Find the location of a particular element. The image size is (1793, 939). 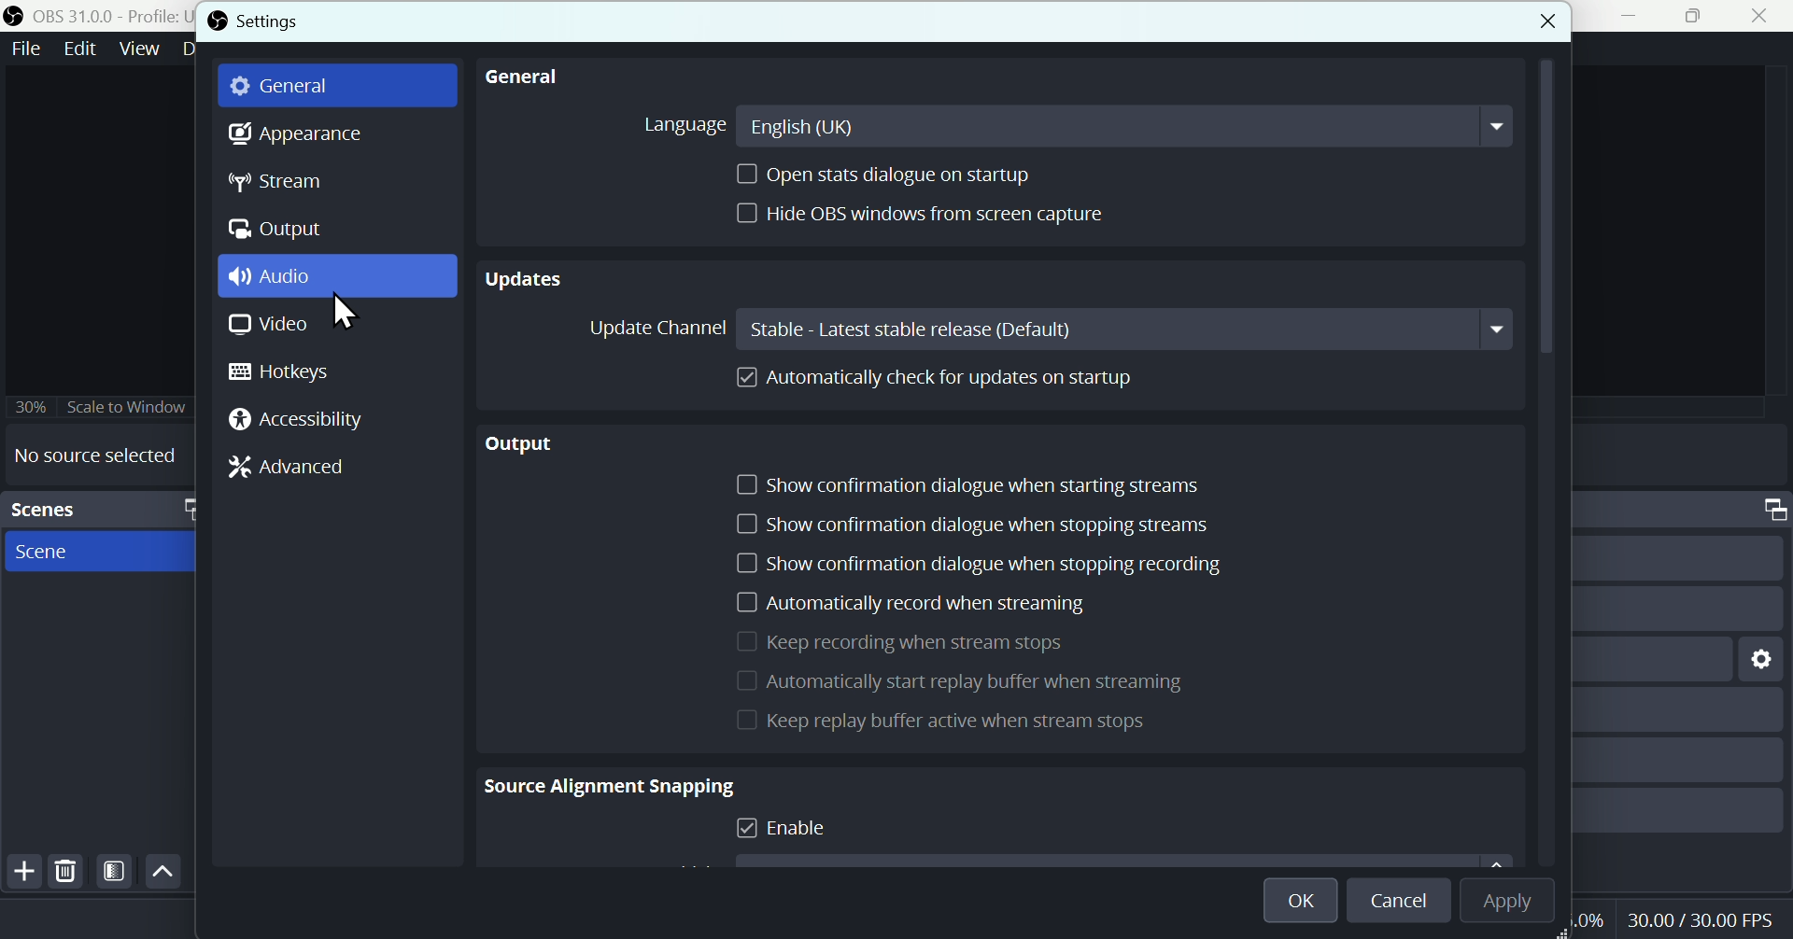

Filter is located at coordinates (115, 872).